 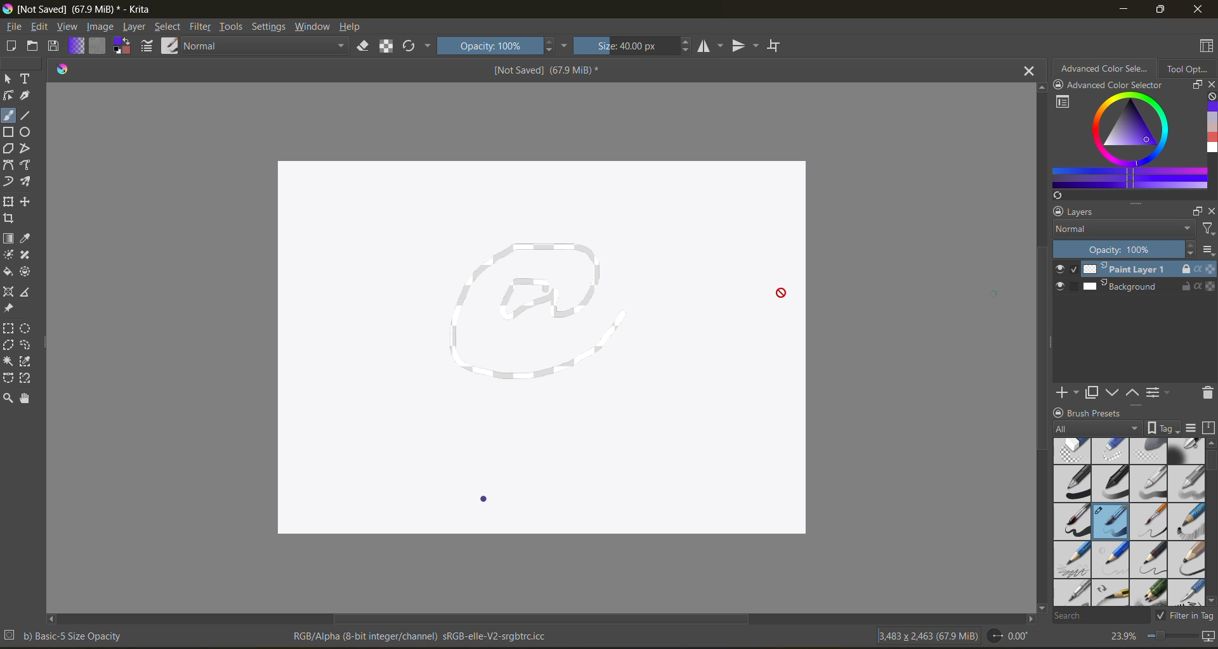 What do you see at coordinates (625, 46) in the screenshot?
I see `size` at bounding box center [625, 46].